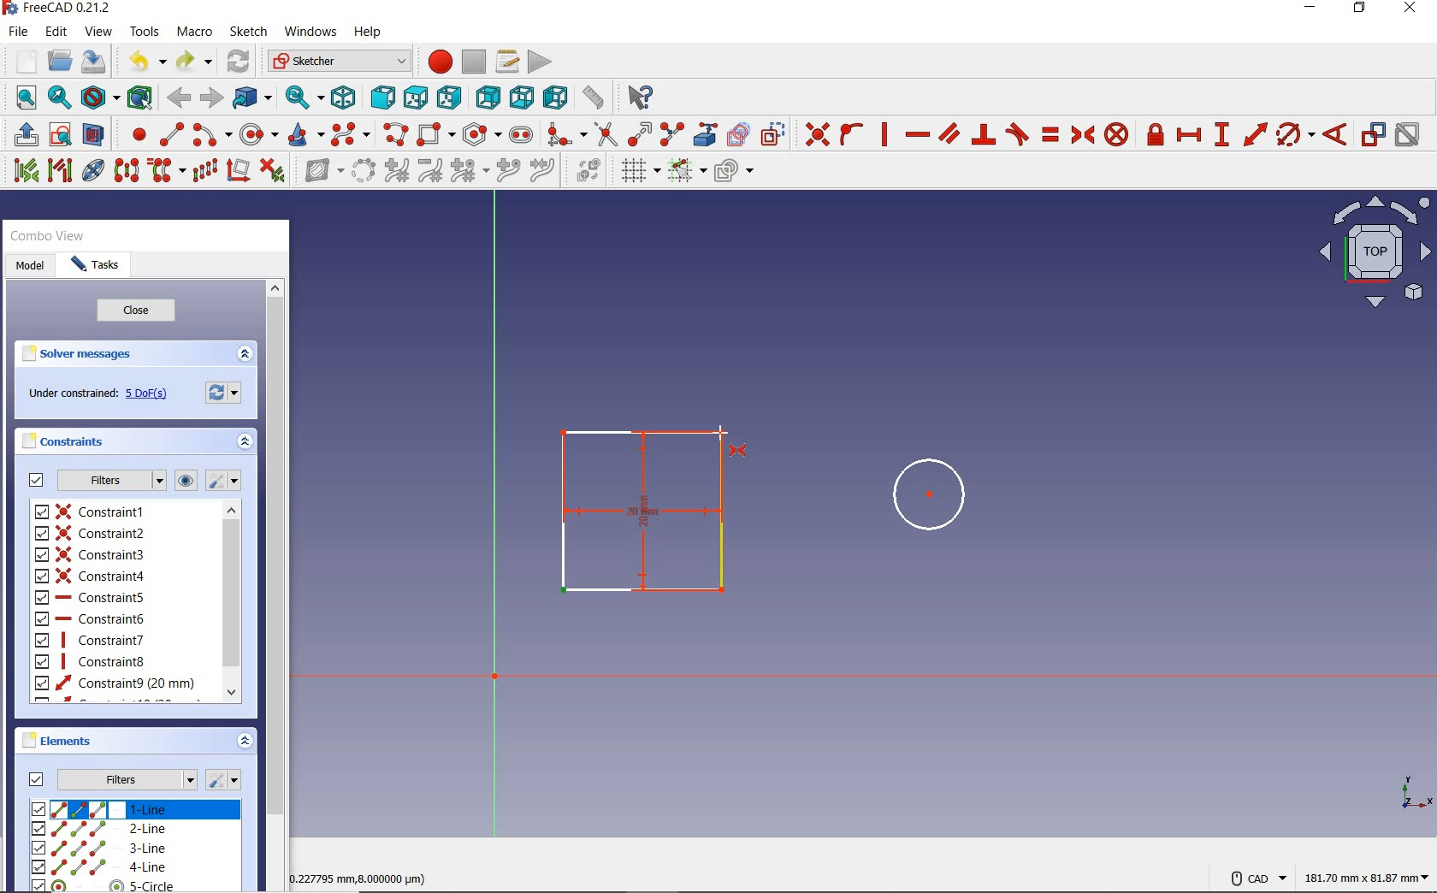  Describe the element at coordinates (230, 513) in the screenshot. I see `Scroll up` at that location.